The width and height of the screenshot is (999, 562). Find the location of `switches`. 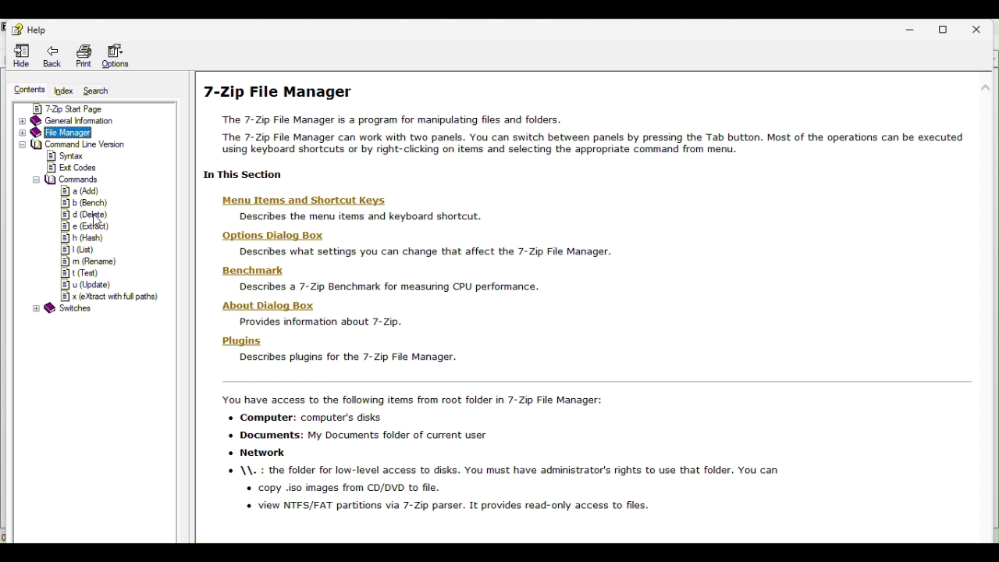

switches is located at coordinates (72, 309).